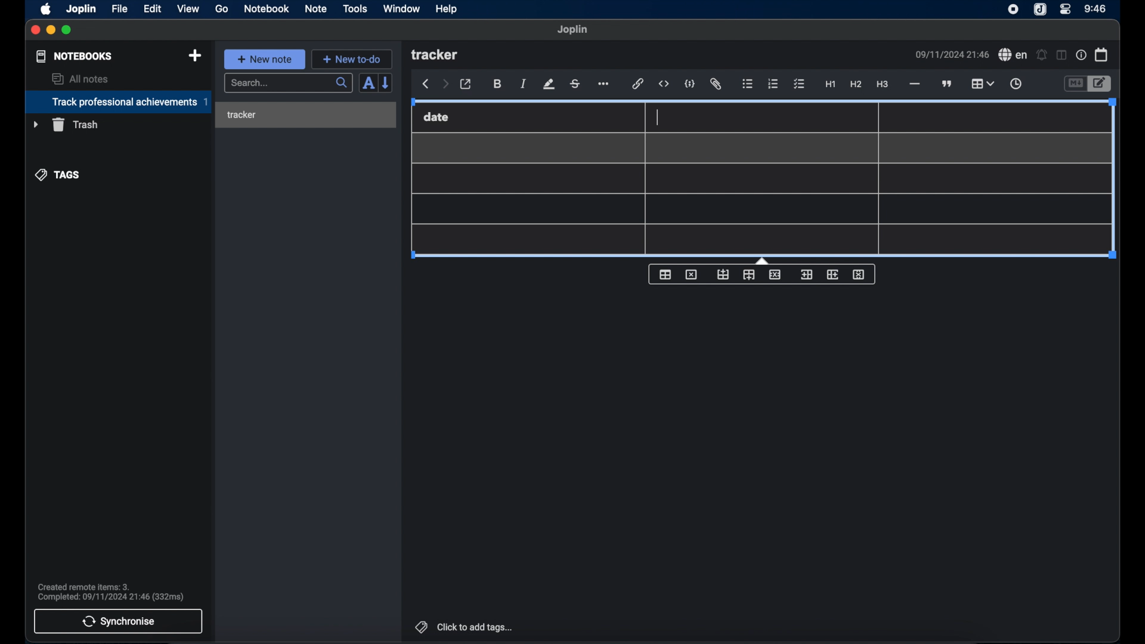 Image resolution: width=1145 pixels, height=644 pixels. What do you see at coordinates (605, 84) in the screenshot?
I see `more options` at bounding box center [605, 84].